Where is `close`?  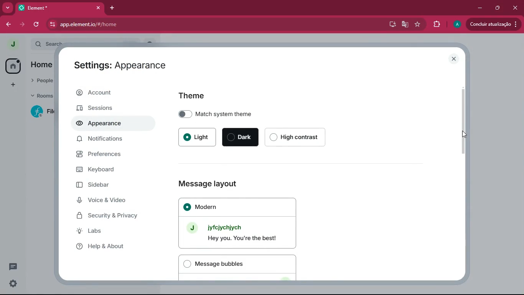
close is located at coordinates (453, 58).